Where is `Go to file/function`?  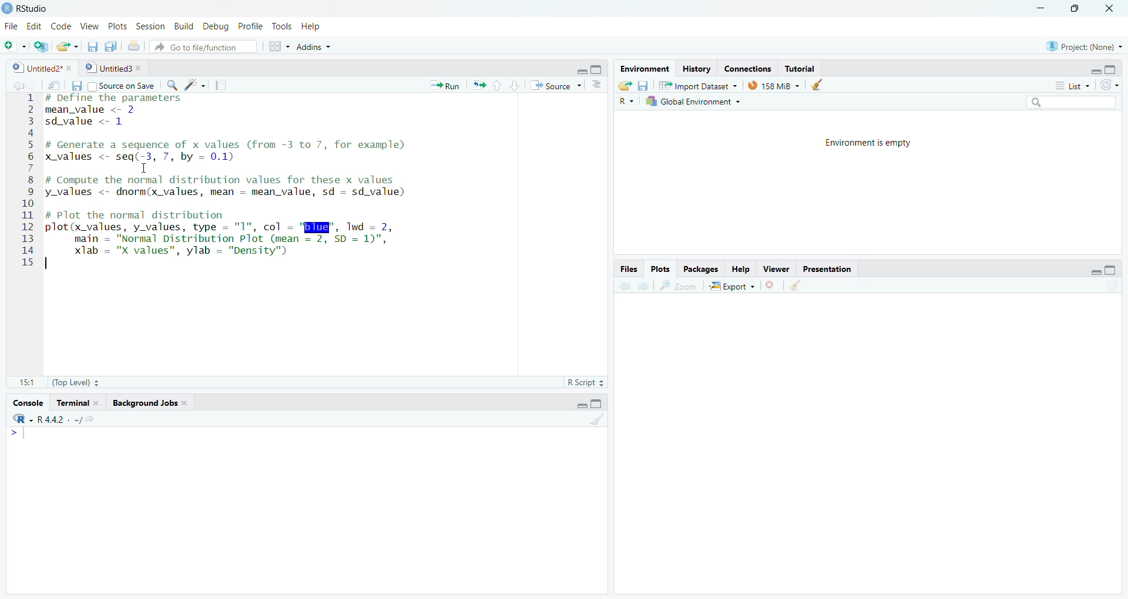 Go to file/function is located at coordinates (206, 46).